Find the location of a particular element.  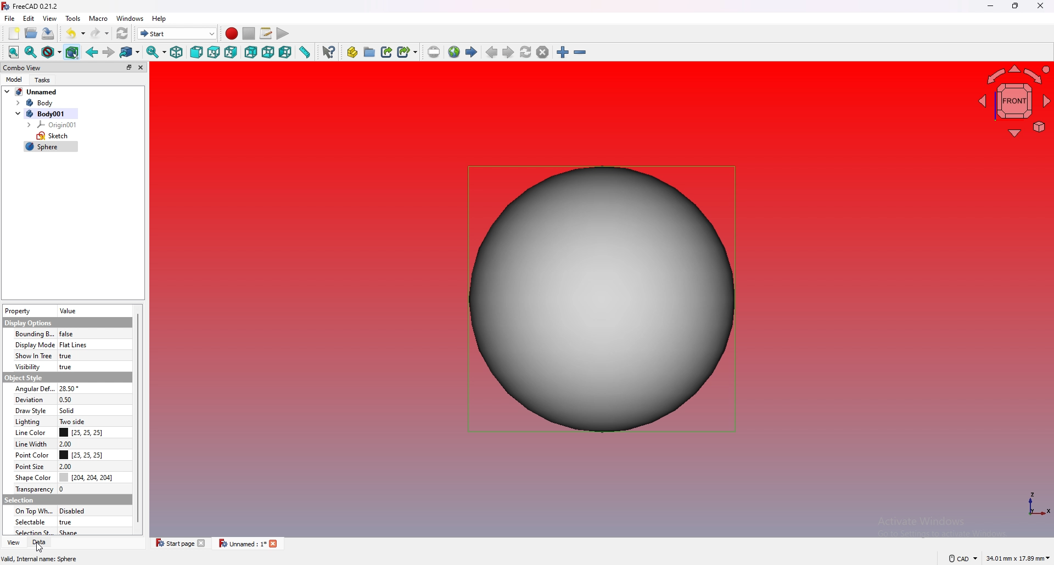

edit is located at coordinates (30, 18).